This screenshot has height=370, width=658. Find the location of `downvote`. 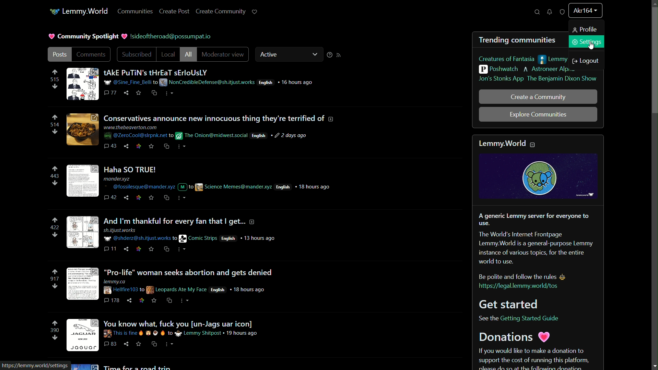

downvote is located at coordinates (54, 338).